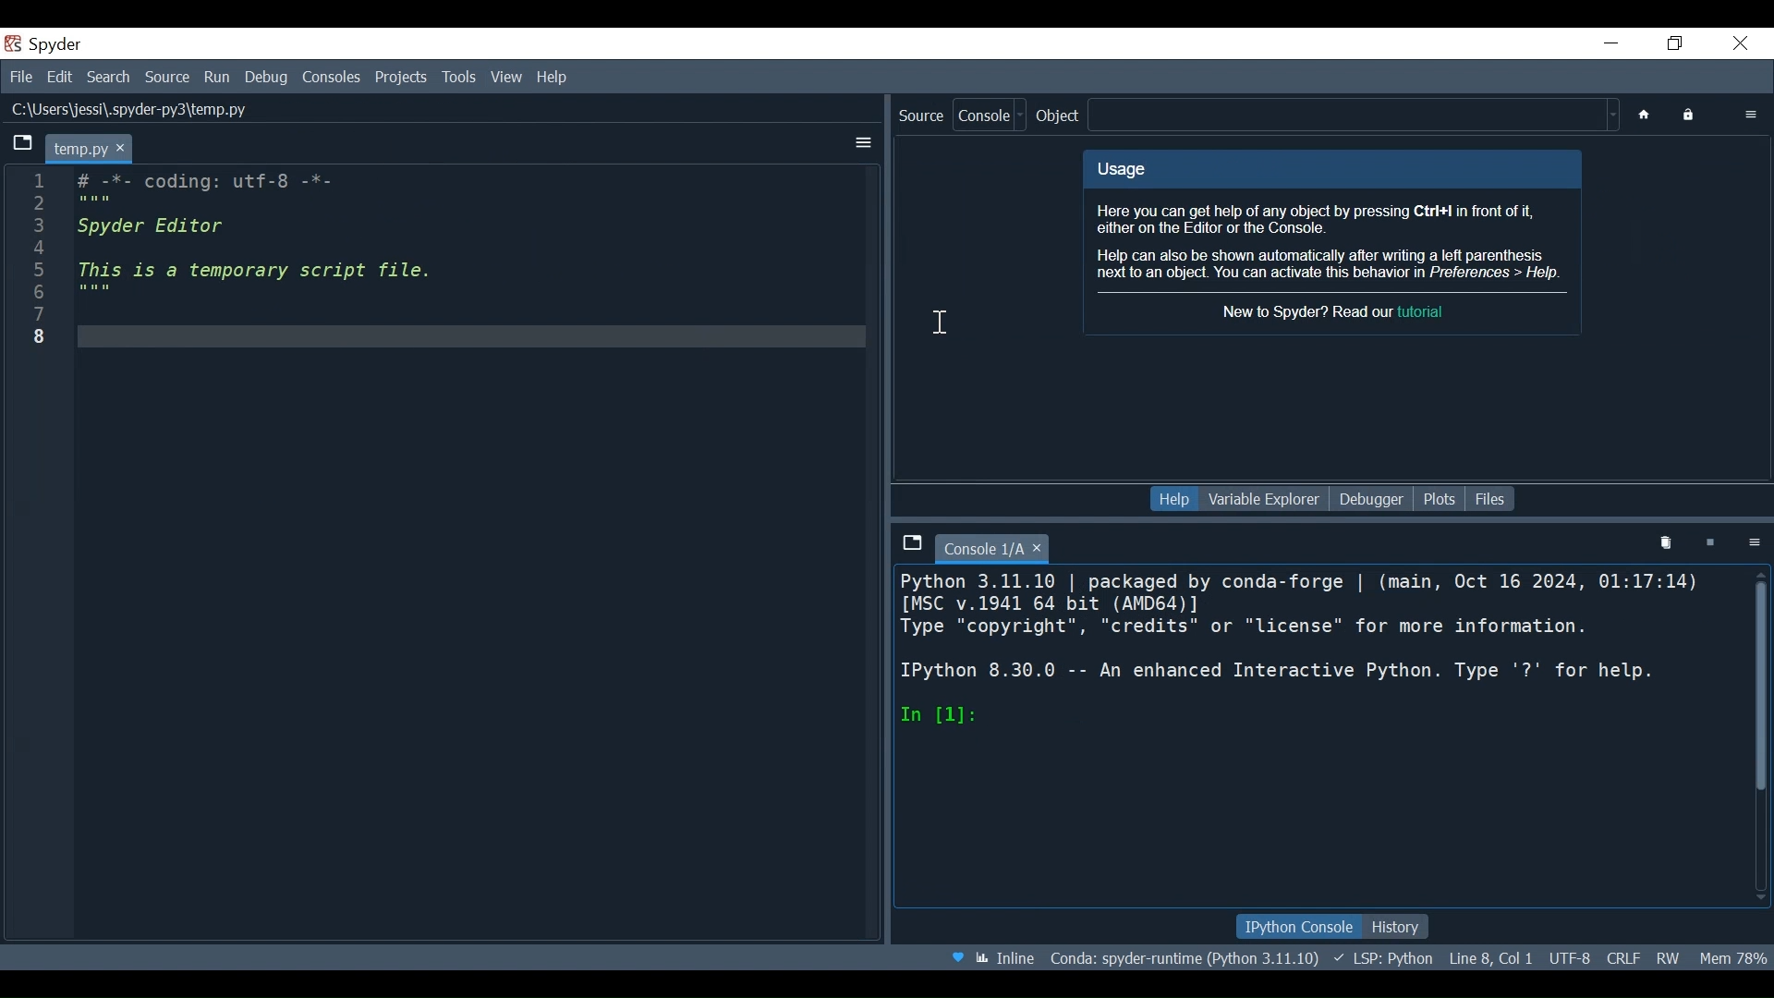  Describe the element at coordinates (1439, 501) in the screenshot. I see `Plots` at that location.